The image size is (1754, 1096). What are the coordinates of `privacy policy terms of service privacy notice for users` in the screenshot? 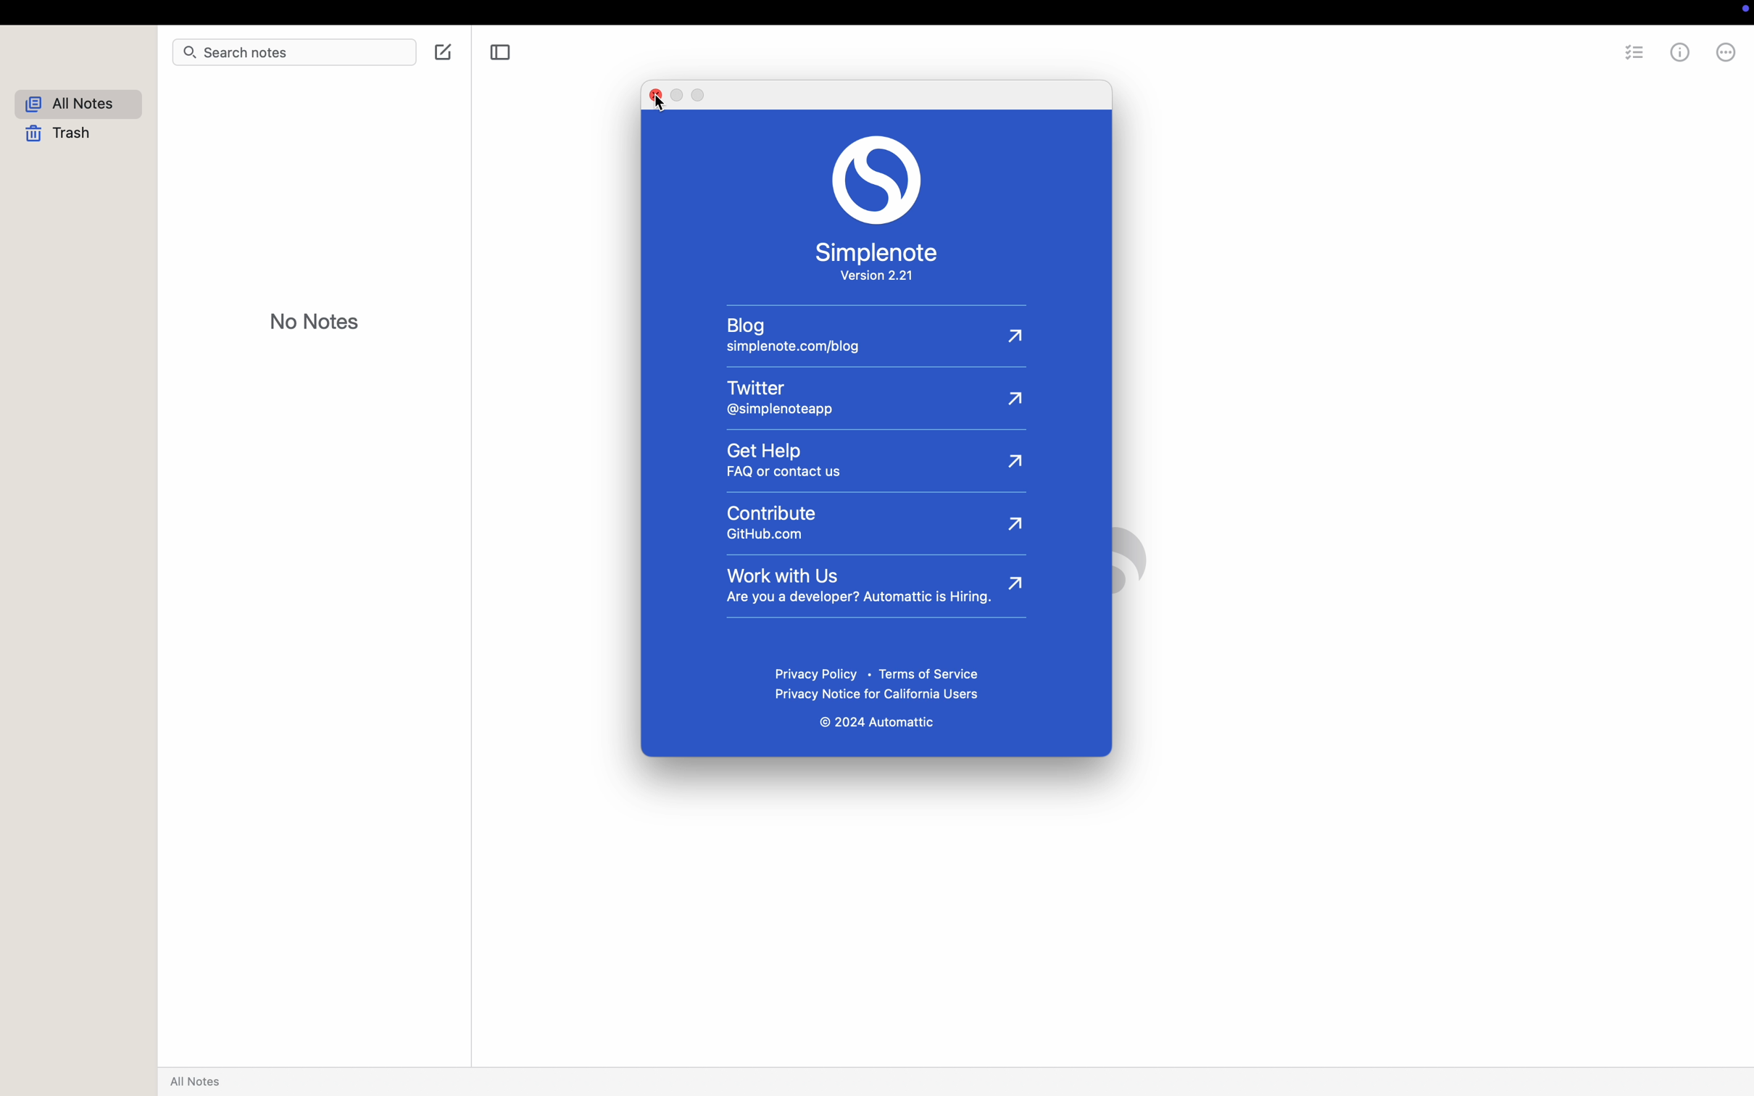 It's located at (881, 684).